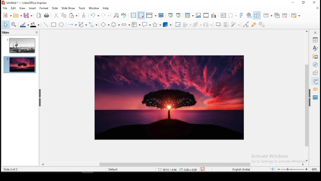  I want to click on select tool, so click(6, 25).